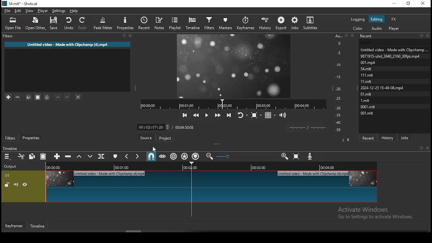 The width and height of the screenshot is (432, 243). I want to click on history, so click(388, 137).